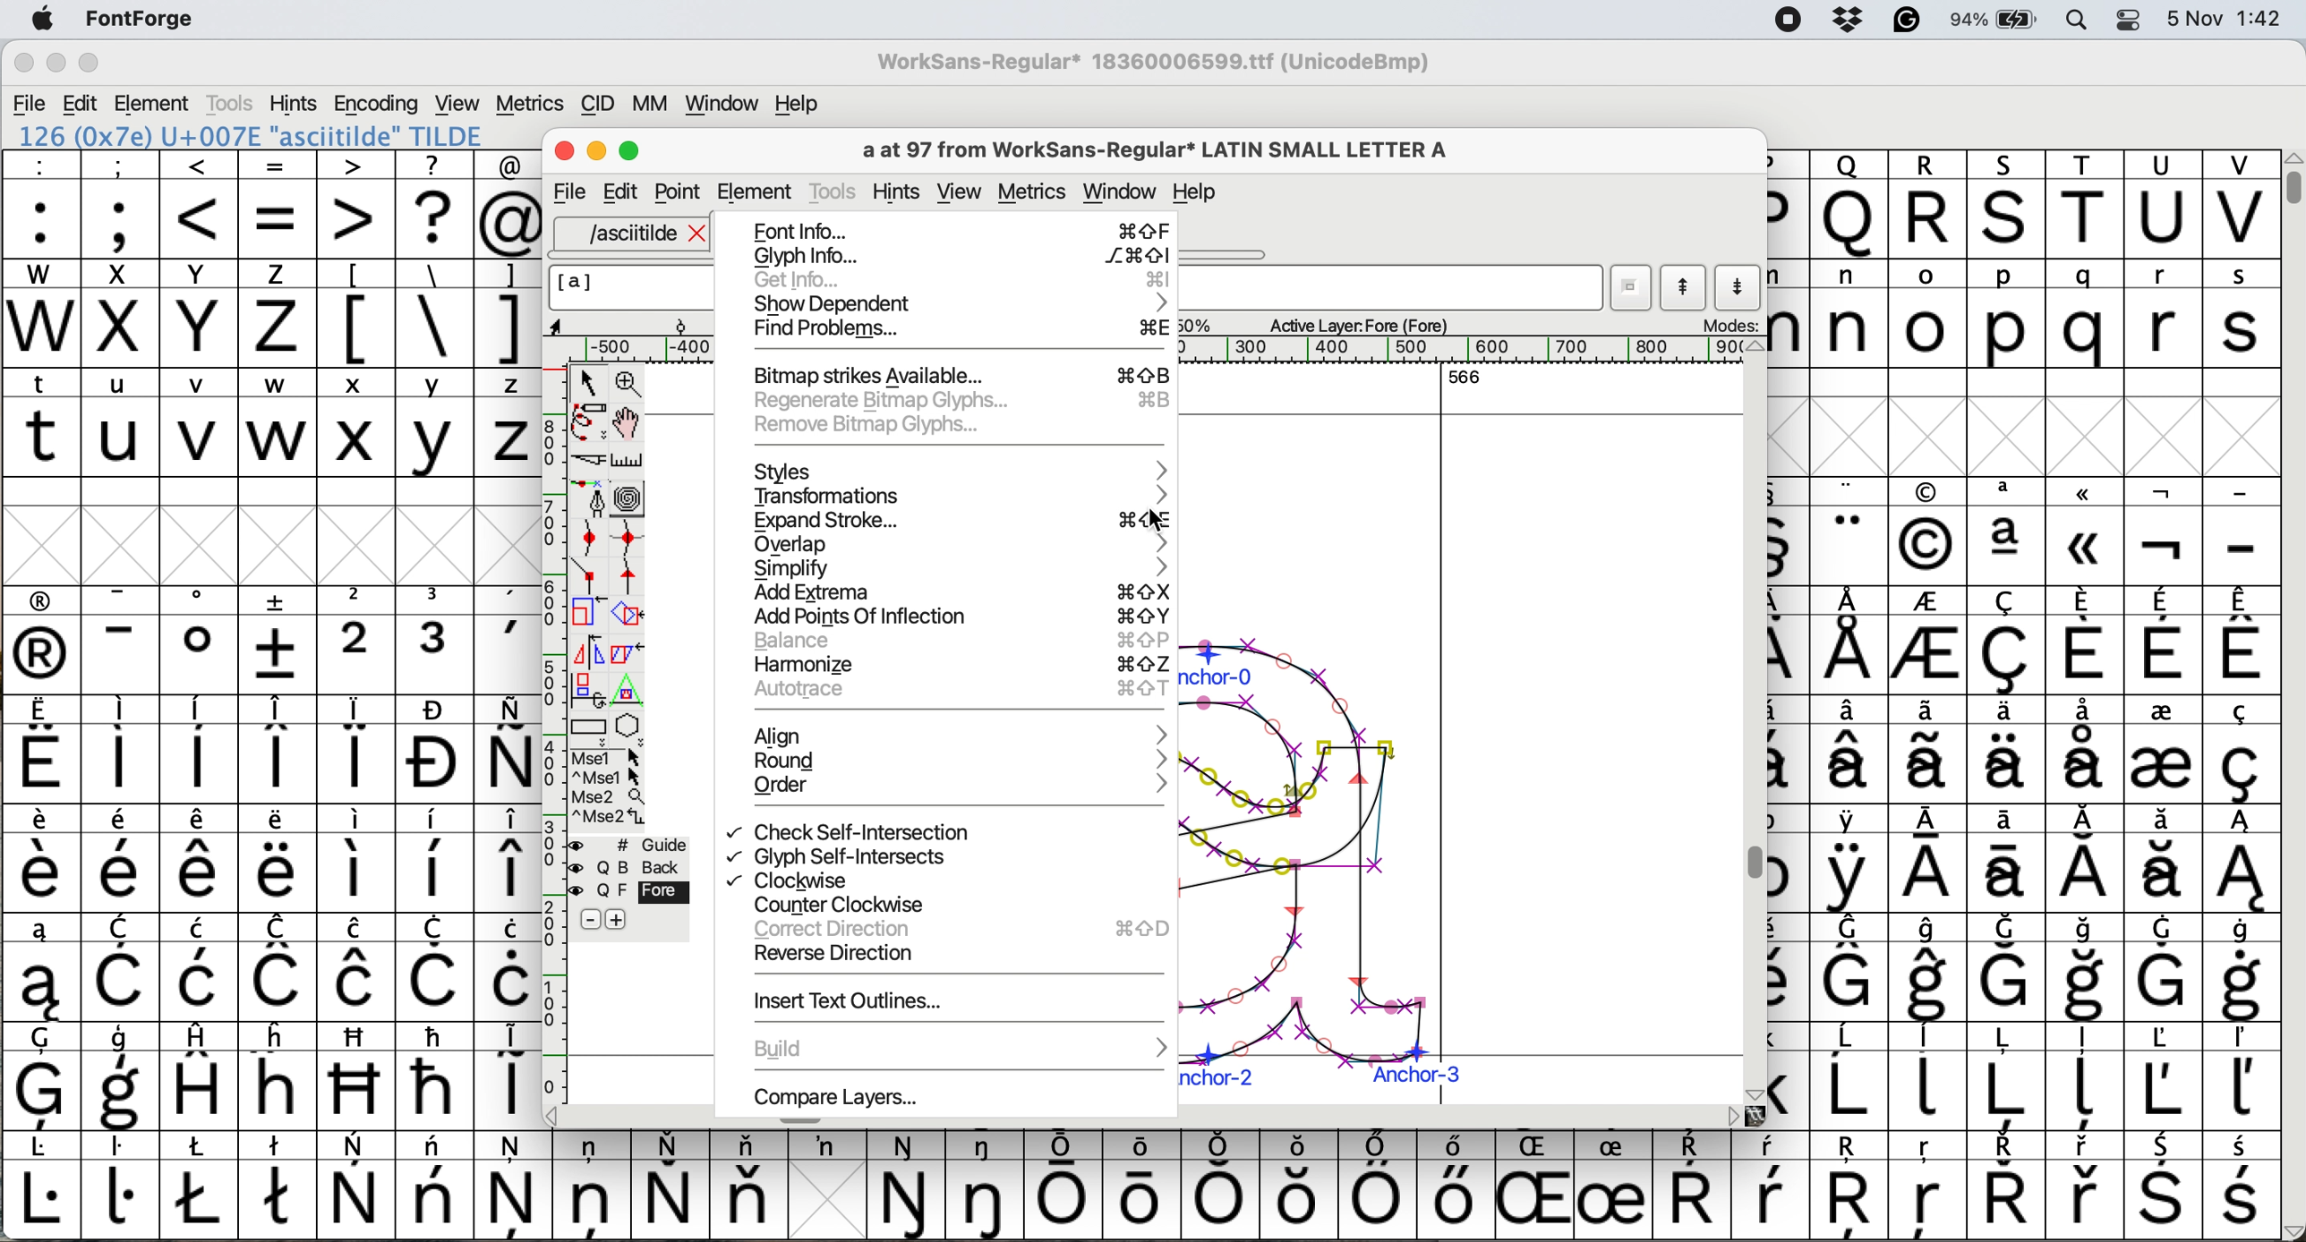 Image resolution: width=2306 pixels, height=1242 pixels. I want to click on perform a perspective transformation on selection, so click(628, 691).